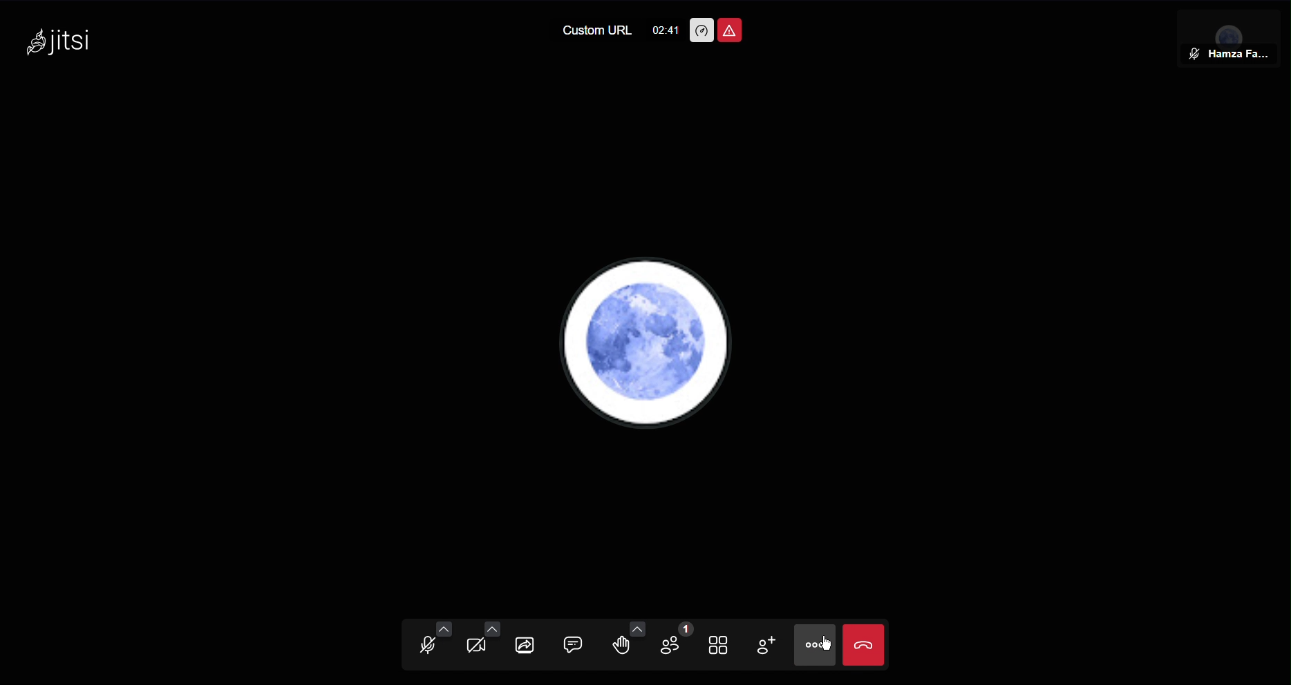 The image size is (1291, 685). What do you see at coordinates (730, 30) in the screenshot?
I see `Unsafe` at bounding box center [730, 30].